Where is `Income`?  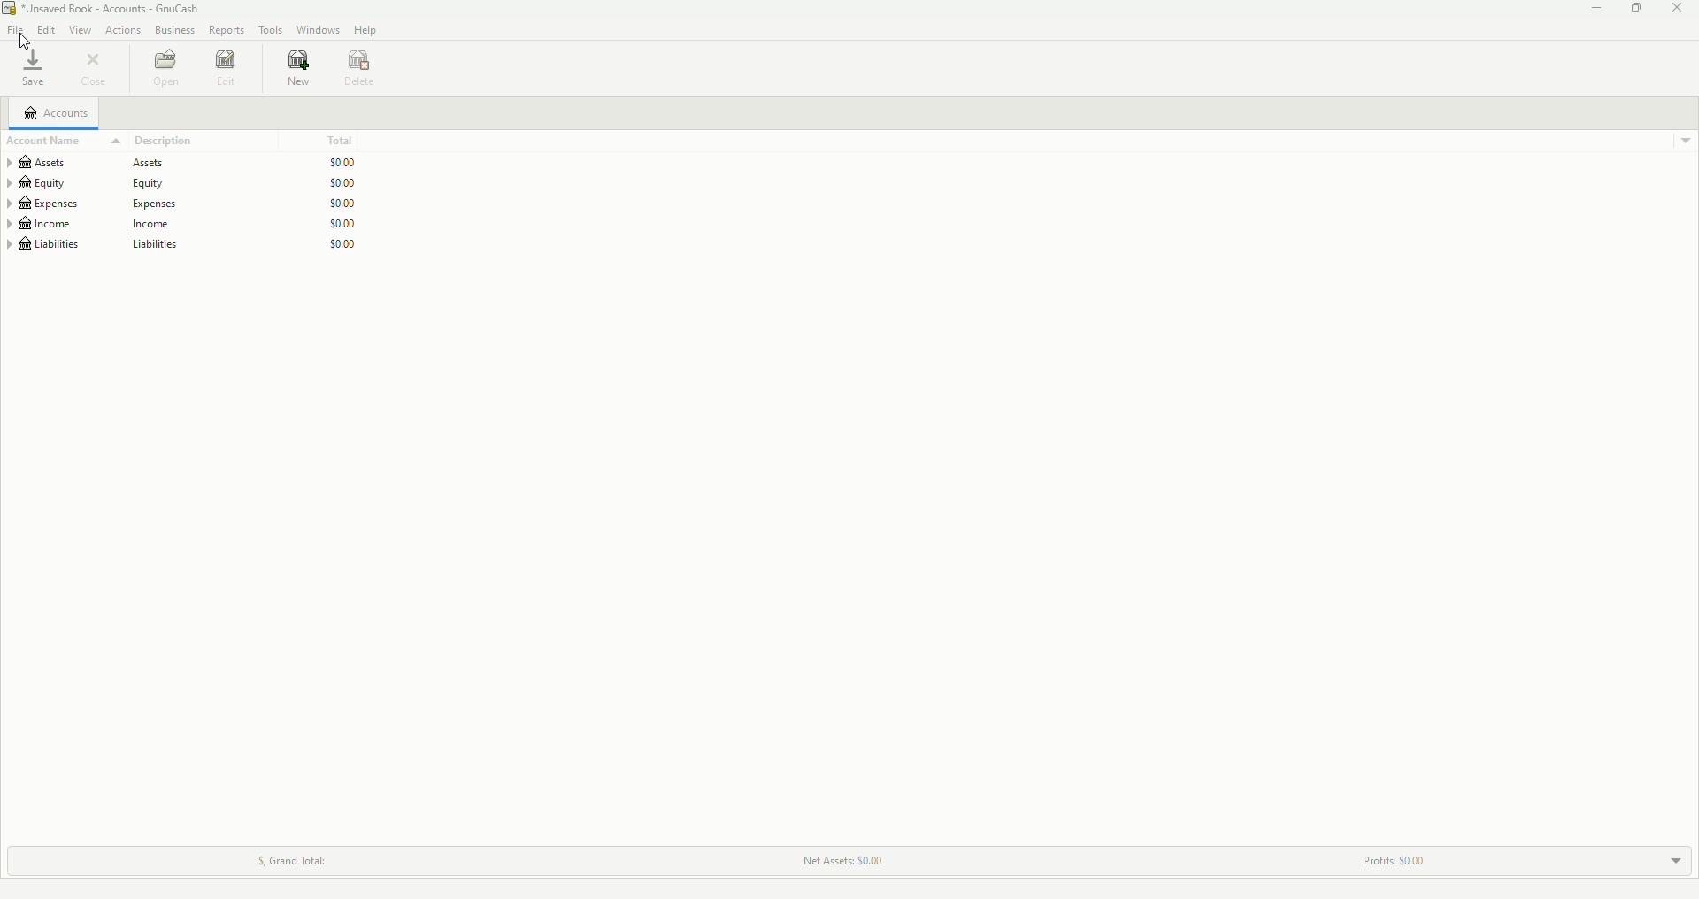
Income is located at coordinates (187, 224).